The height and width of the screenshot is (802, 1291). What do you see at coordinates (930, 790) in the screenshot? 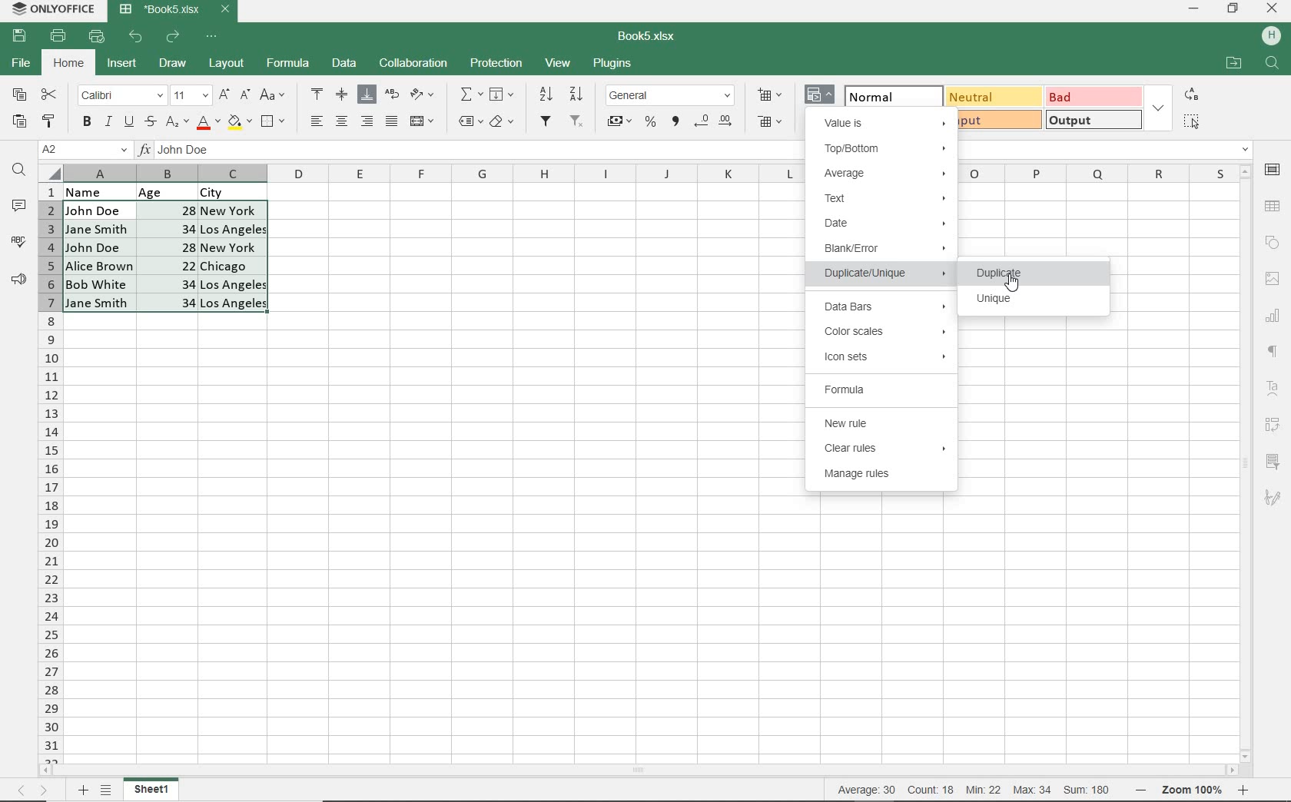
I see `count` at bounding box center [930, 790].